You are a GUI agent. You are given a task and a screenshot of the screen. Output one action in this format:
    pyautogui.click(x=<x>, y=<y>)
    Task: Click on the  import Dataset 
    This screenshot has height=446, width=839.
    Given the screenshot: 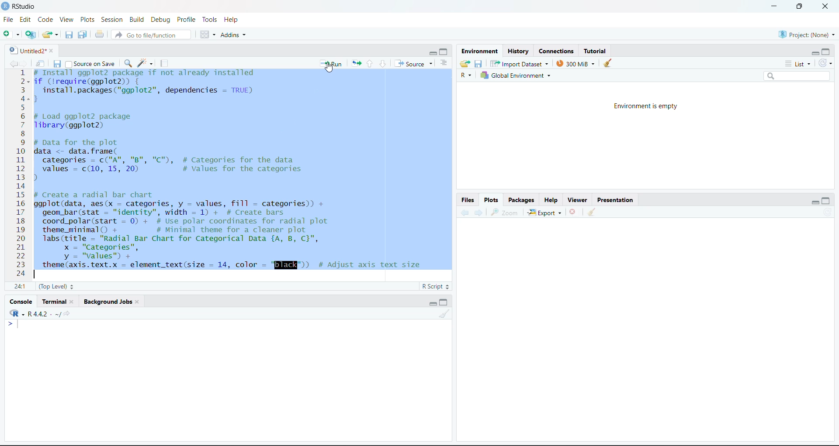 What is the action you would take?
    pyautogui.click(x=520, y=63)
    